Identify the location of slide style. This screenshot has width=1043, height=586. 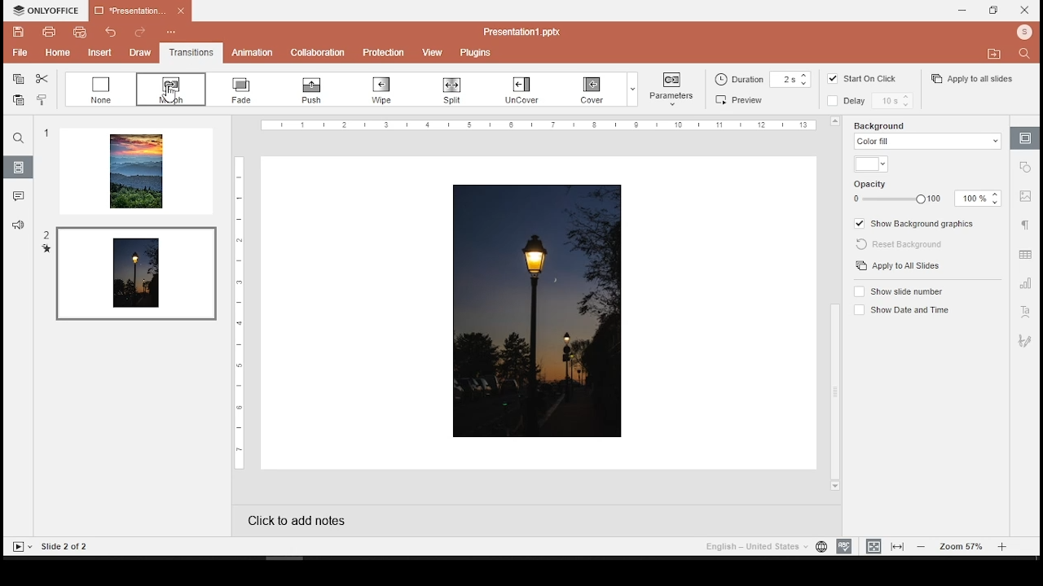
(878, 103).